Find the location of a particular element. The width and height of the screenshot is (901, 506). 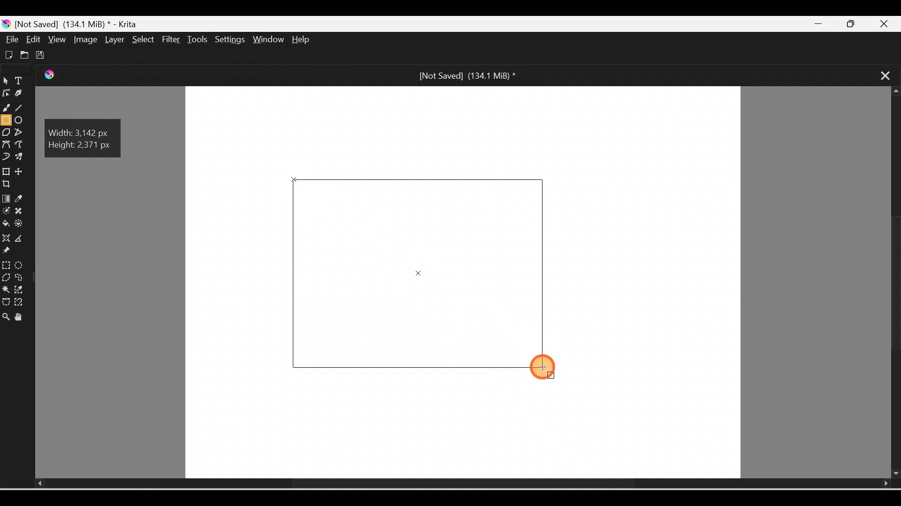

[Not Saved] (171.2 MiB) * - Krita is located at coordinates (75, 23).